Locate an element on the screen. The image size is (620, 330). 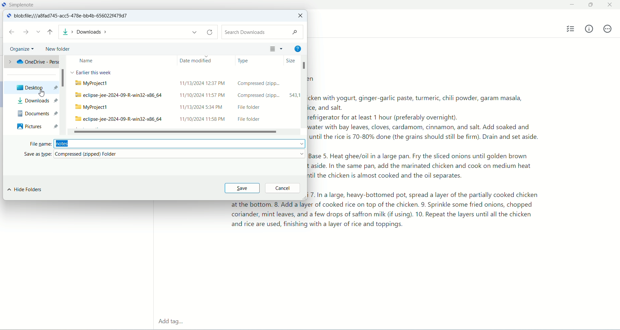
minimize is located at coordinates (571, 5).